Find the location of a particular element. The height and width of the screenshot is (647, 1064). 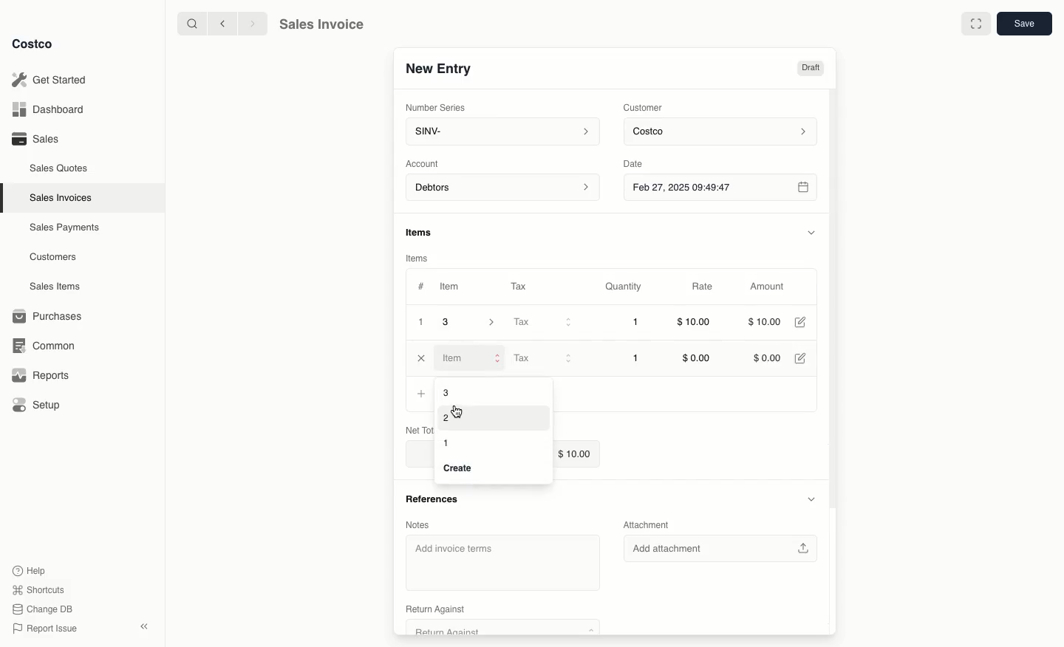

Notes is located at coordinates (423, 524).